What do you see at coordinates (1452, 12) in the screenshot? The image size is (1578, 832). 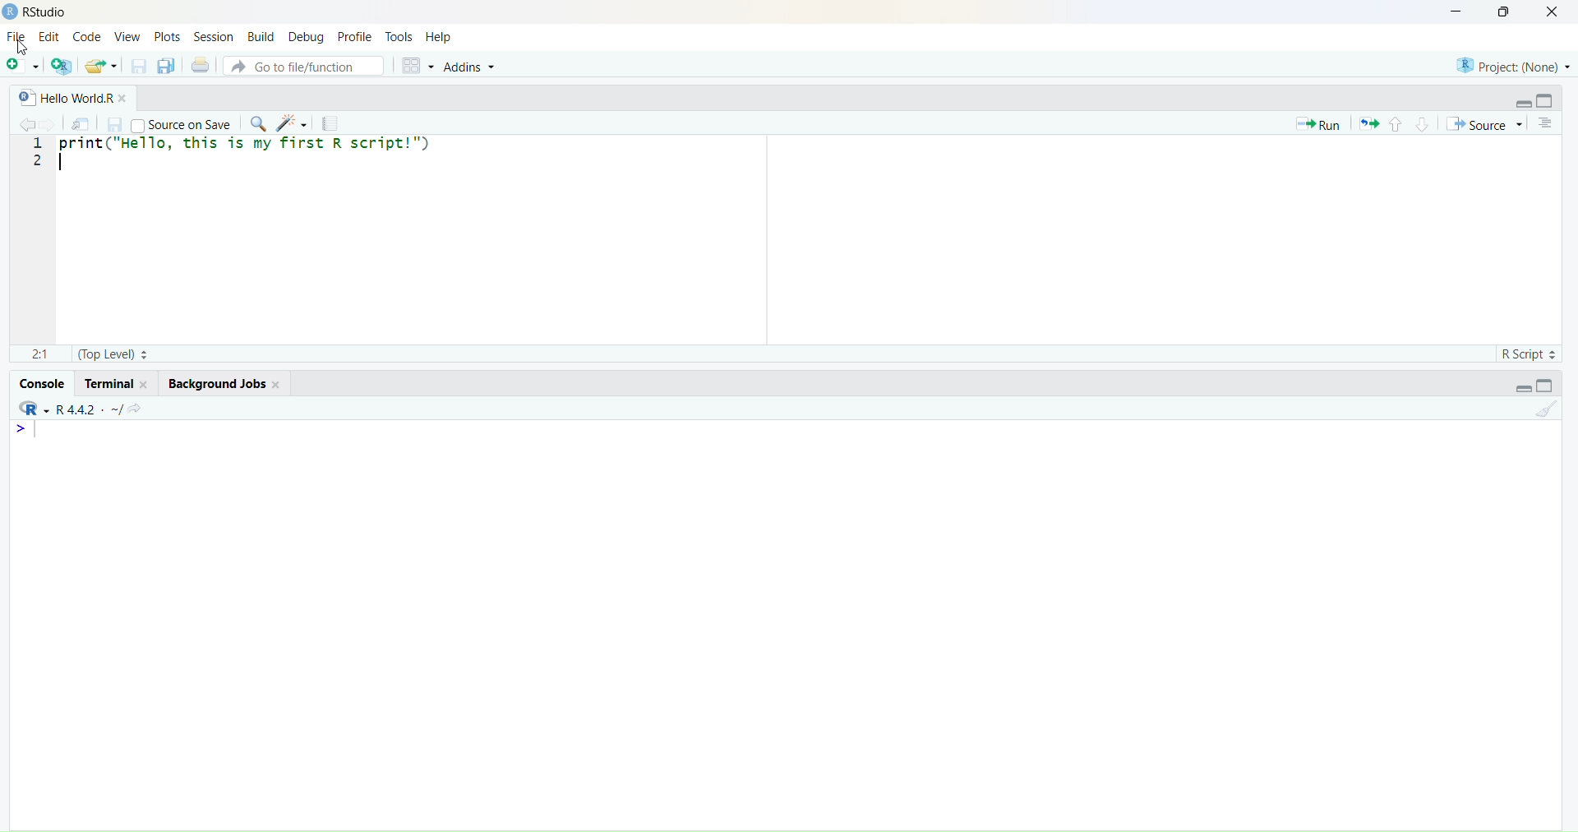 I see `Minimize` at bounding box center [1452, 12].